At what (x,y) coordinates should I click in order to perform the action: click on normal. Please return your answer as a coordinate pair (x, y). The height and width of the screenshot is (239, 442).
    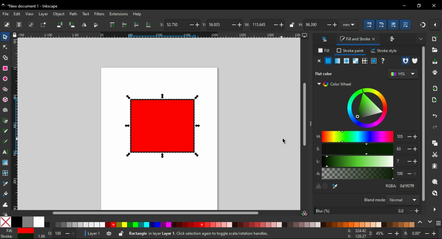
    Looking at the image, I should click on (403, 200).